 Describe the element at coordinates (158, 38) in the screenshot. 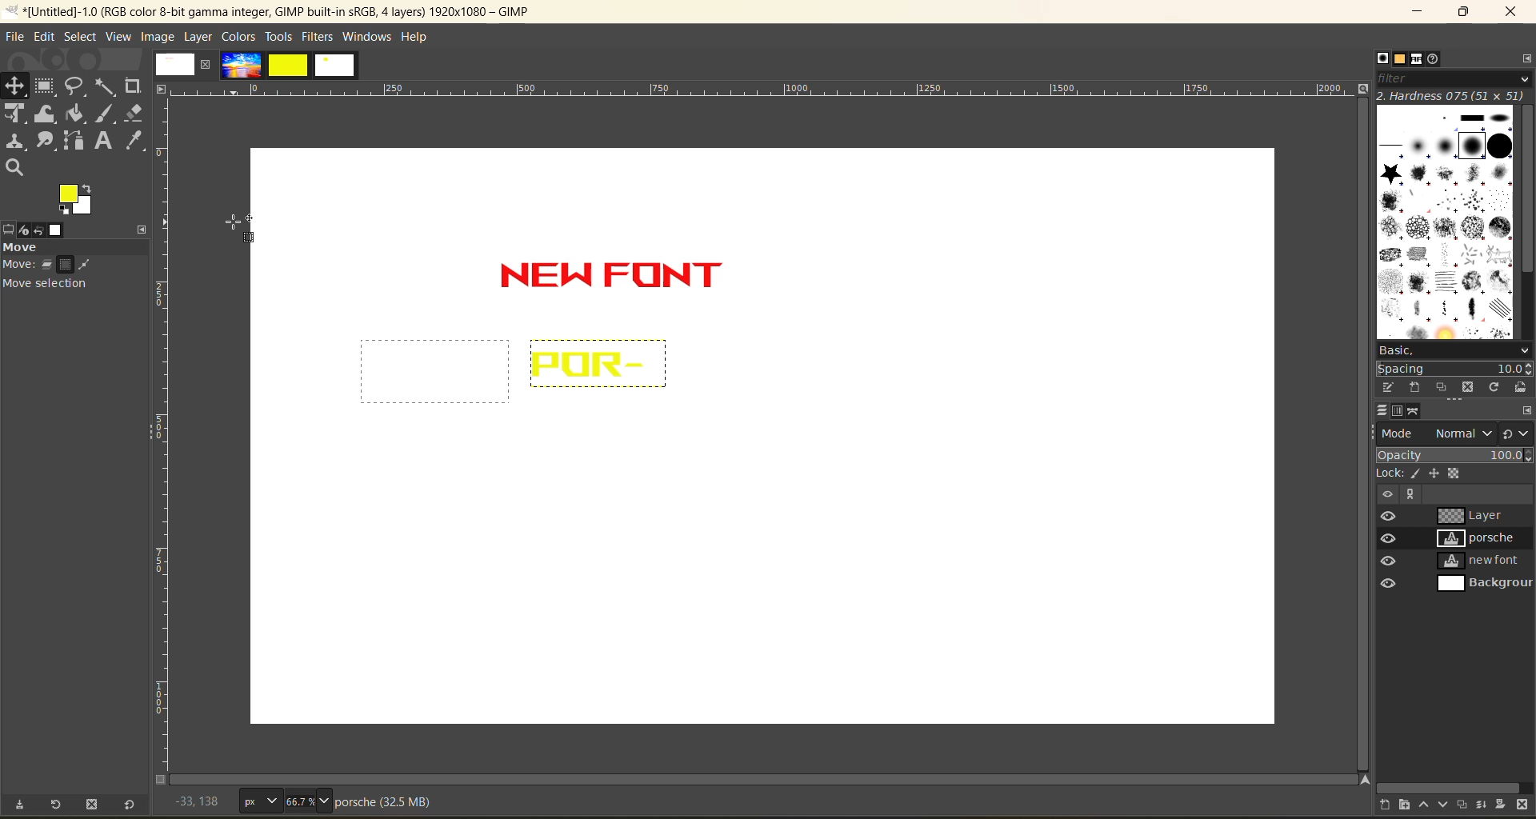

I see `image` at that location.